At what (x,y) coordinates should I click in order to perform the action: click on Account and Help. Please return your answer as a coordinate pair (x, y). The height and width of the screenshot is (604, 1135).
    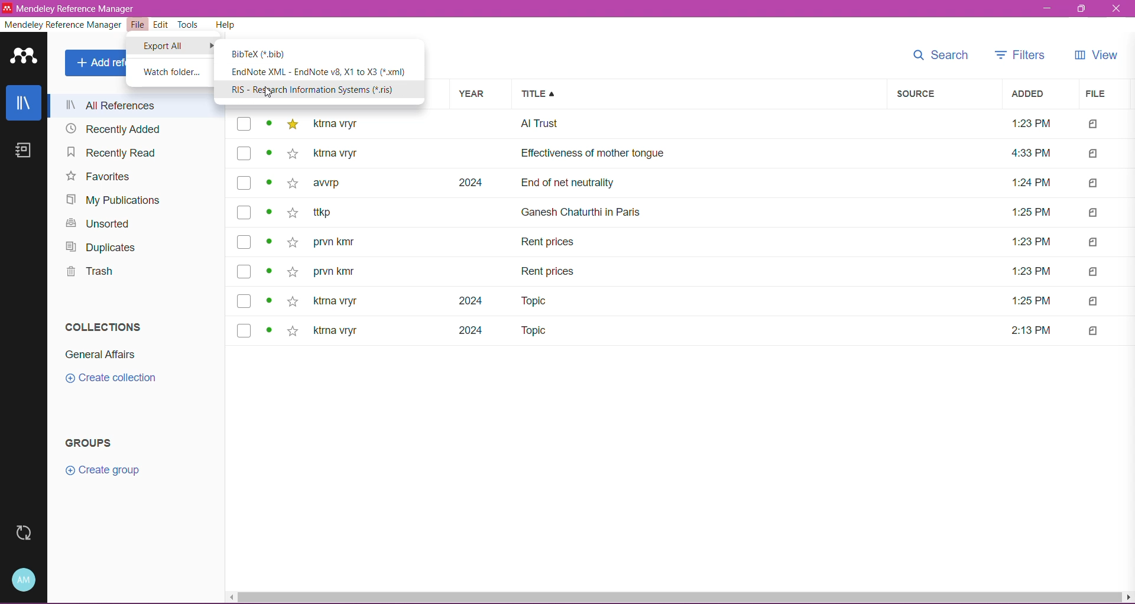
    Looking at the image, I should click on (27, 579).